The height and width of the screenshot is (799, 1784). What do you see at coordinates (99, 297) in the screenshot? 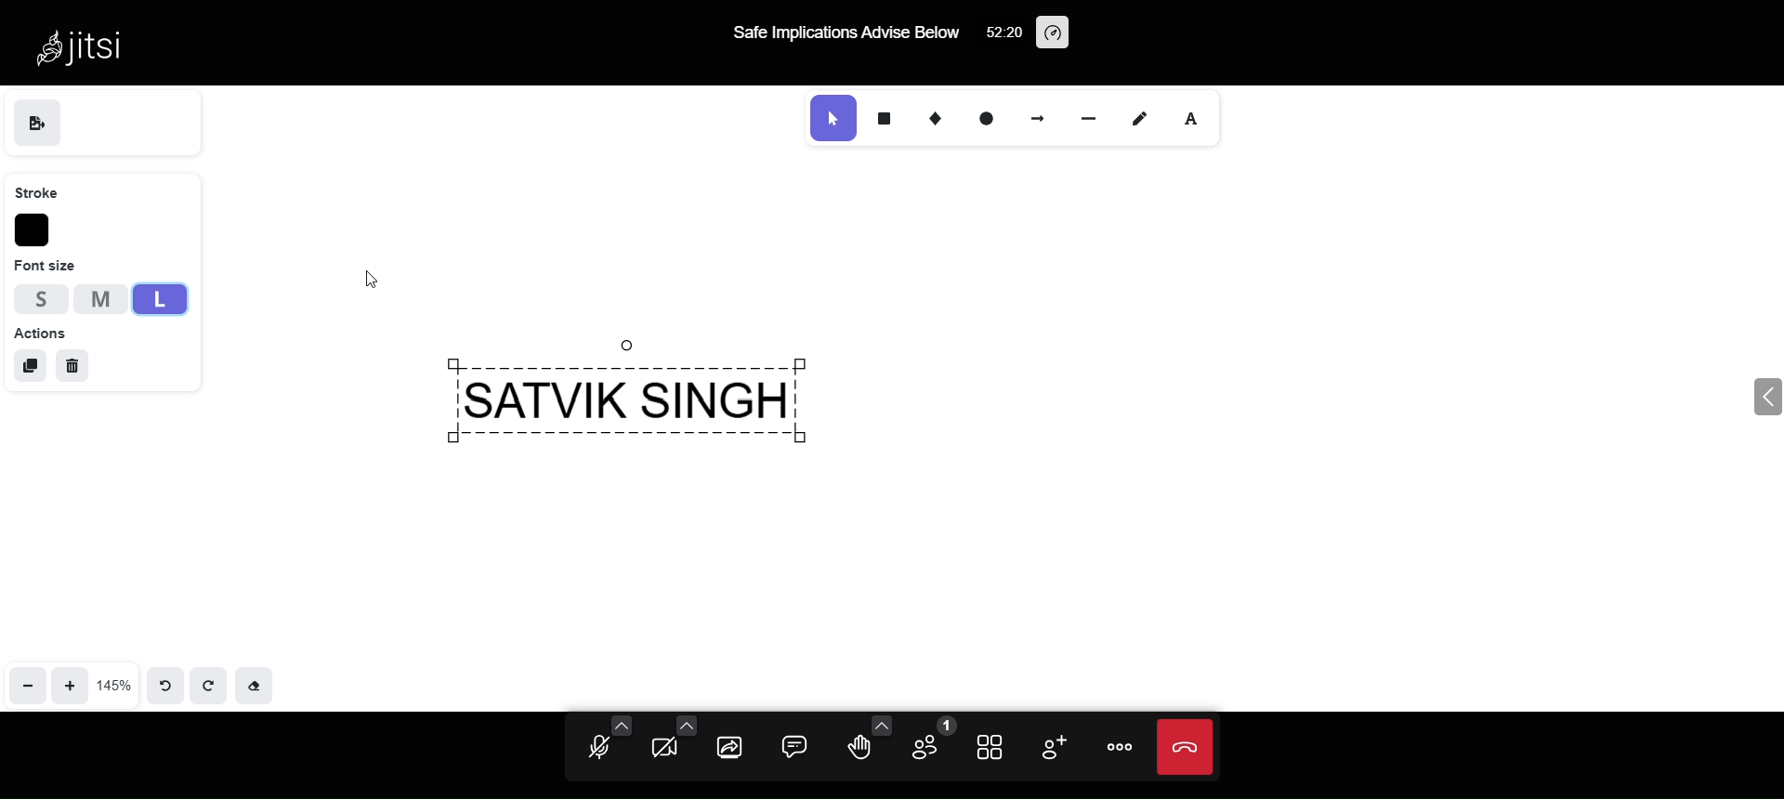
I see `Medium` at bounding box center [99, 297].